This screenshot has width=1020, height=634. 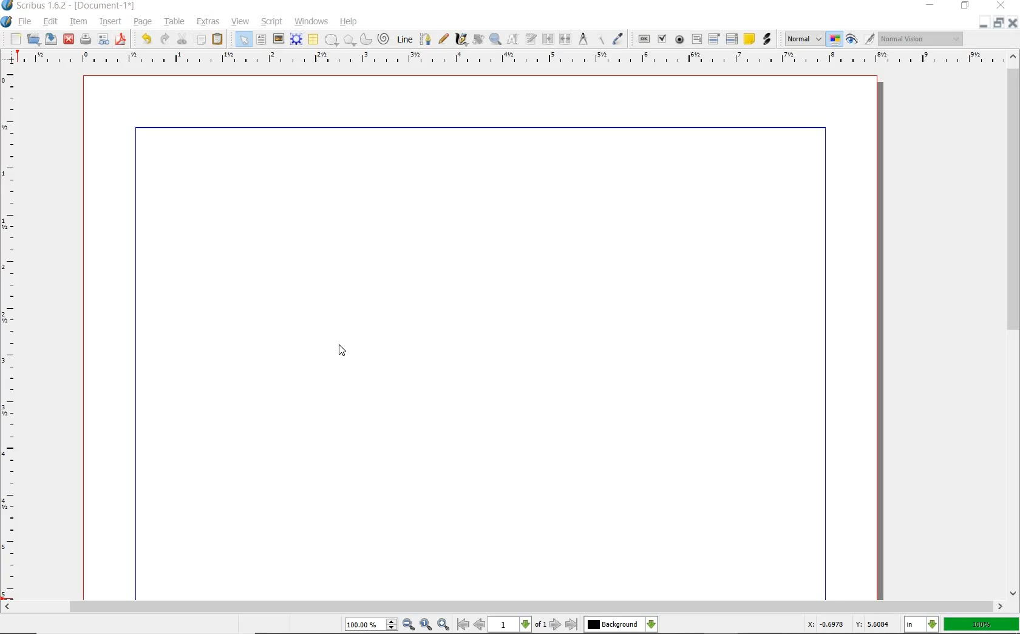 I want to click on visual appearance of the display, so click(x=921, y=39).